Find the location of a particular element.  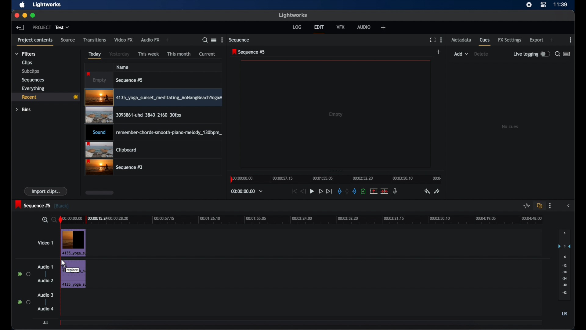

videoclip is located at coordinates (154, 115).